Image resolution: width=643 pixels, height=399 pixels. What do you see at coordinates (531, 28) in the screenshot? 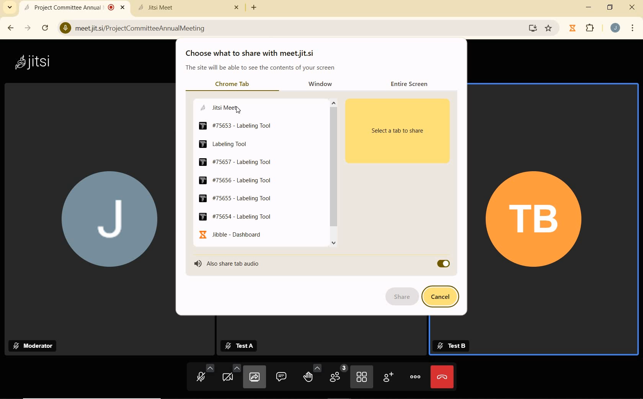
I see `screen` at bounding box center [531, 28].